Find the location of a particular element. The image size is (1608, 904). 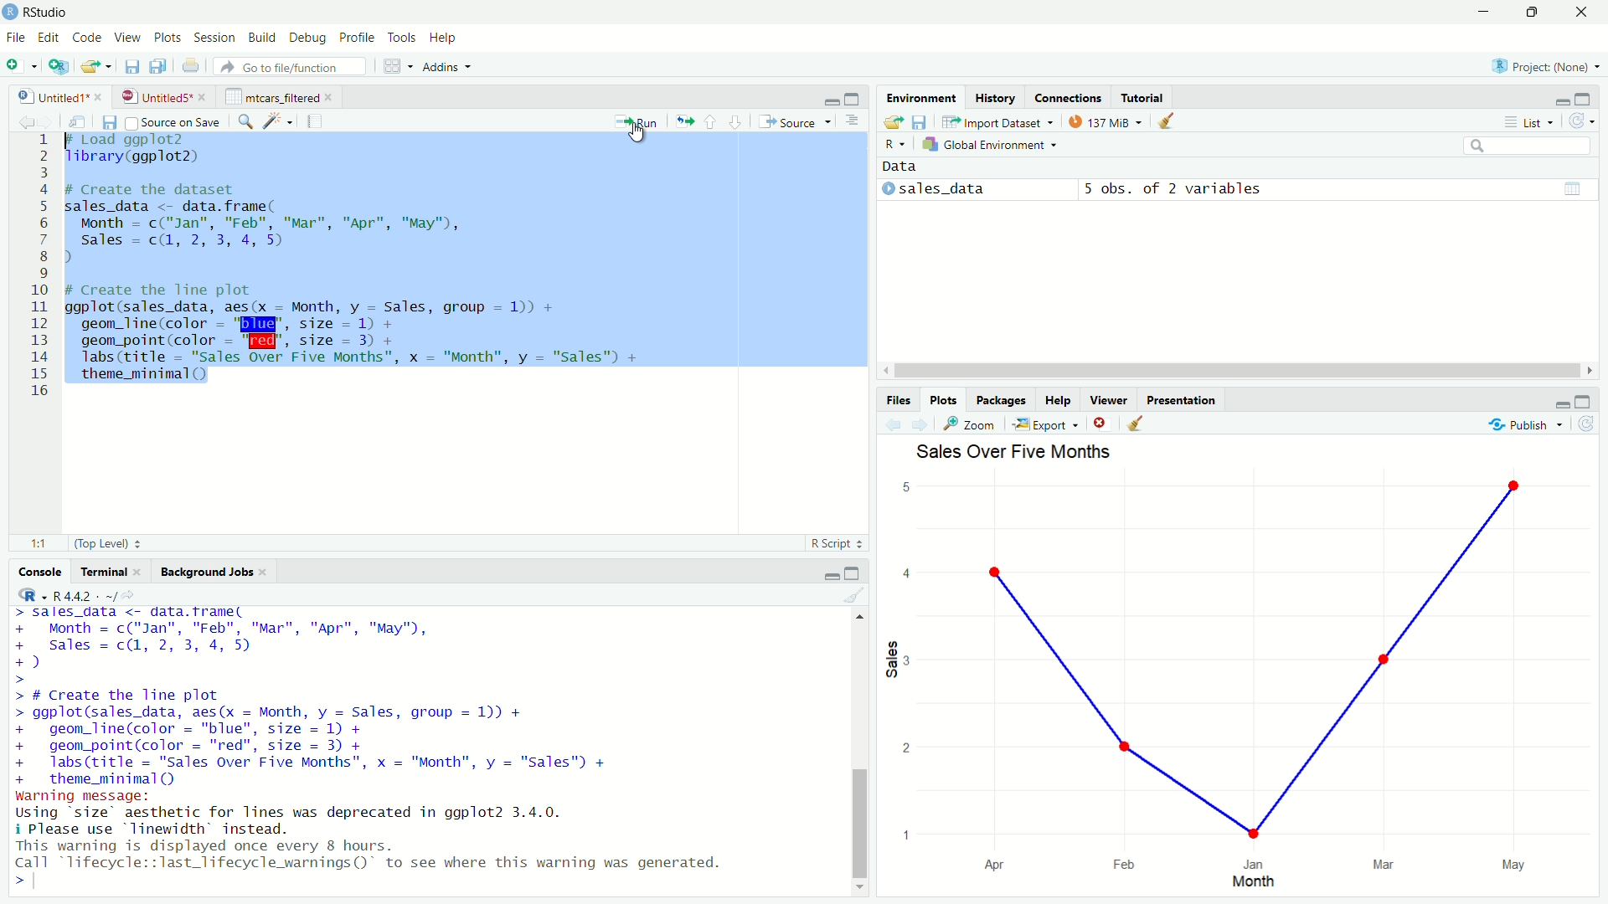

R is located at coordinates (33, 594).